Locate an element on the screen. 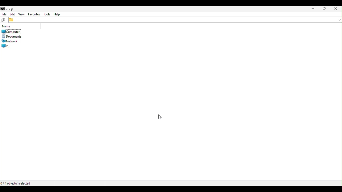  root is located at coordinates (9, 46).